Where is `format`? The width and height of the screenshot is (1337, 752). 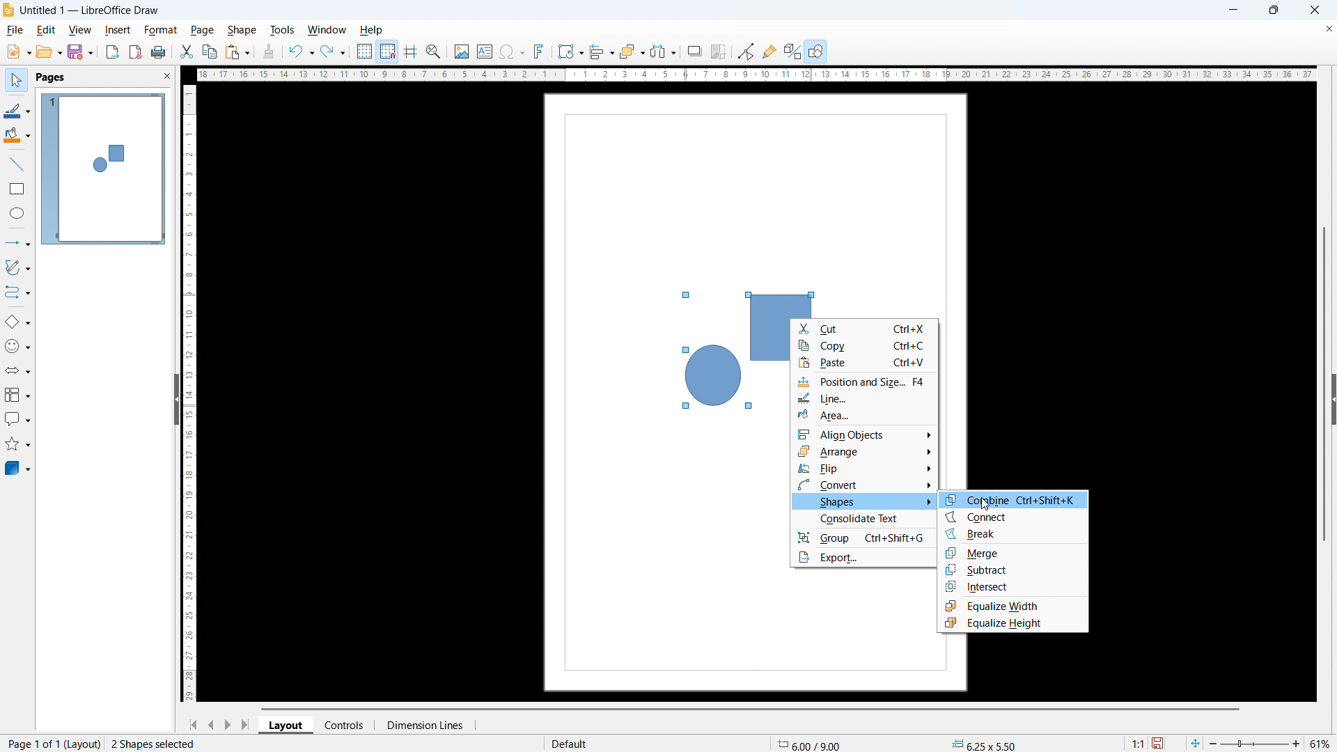
format is located at coordinates (161, 31).